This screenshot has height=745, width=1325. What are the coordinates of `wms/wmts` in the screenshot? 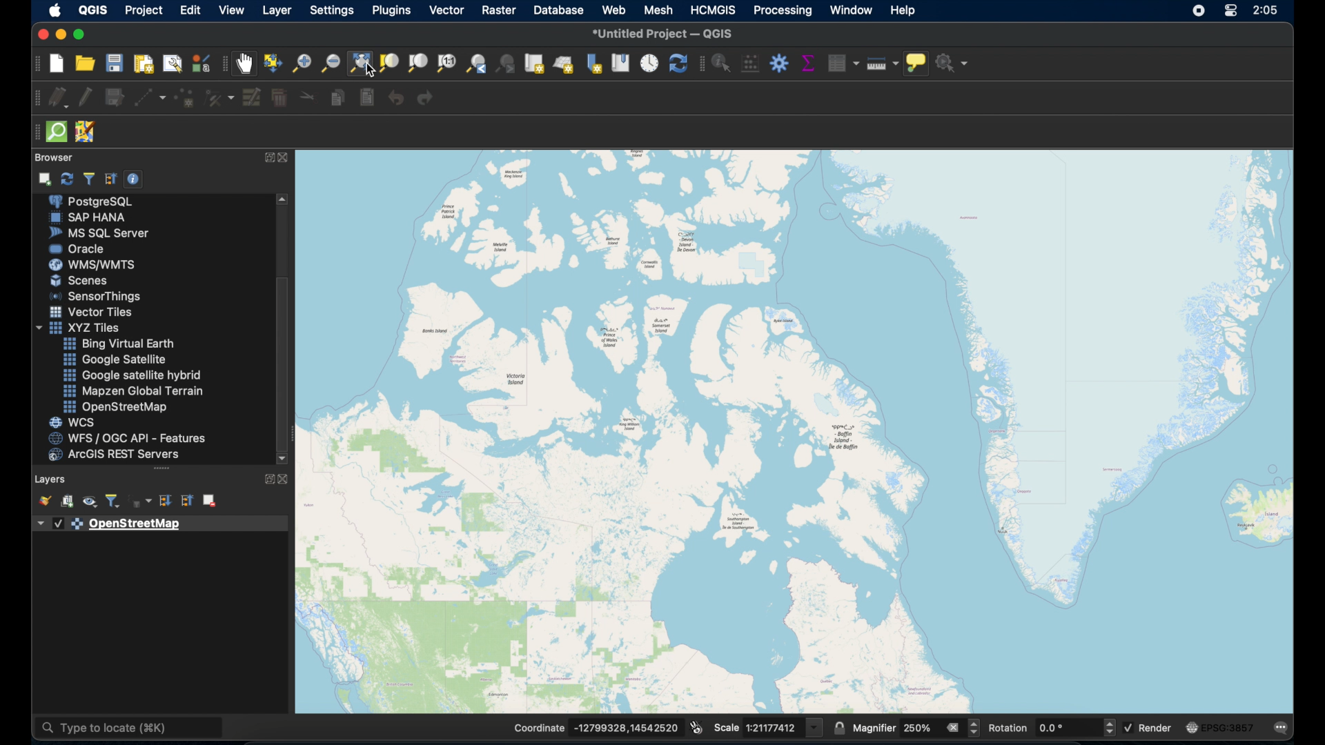 It's located at (95, 266).